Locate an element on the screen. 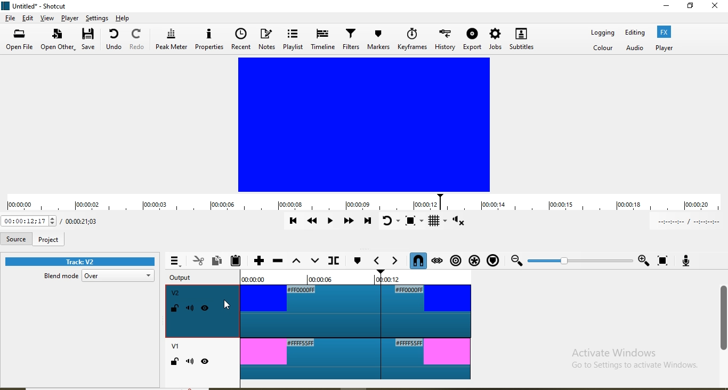 This screenshot has height=390, width=728. overwrite is located at coordinates (316, 262).